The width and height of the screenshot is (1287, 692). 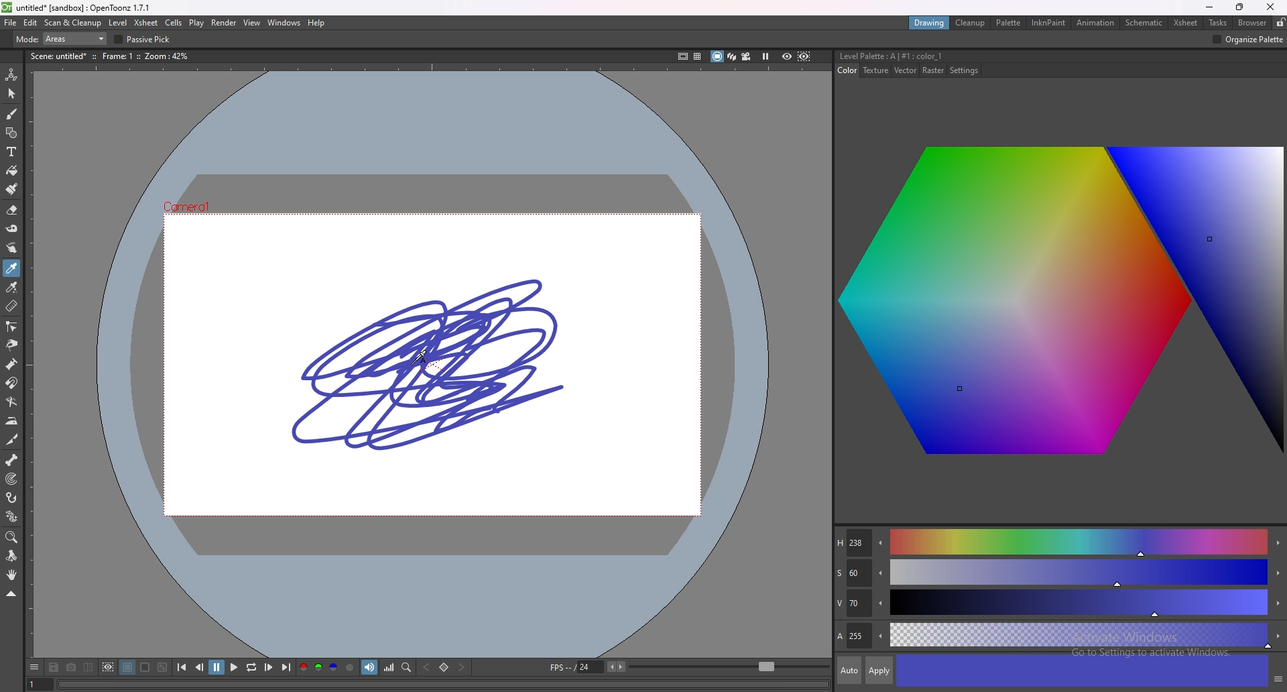 I want to click on checkered background, so click(x=162, y=667).